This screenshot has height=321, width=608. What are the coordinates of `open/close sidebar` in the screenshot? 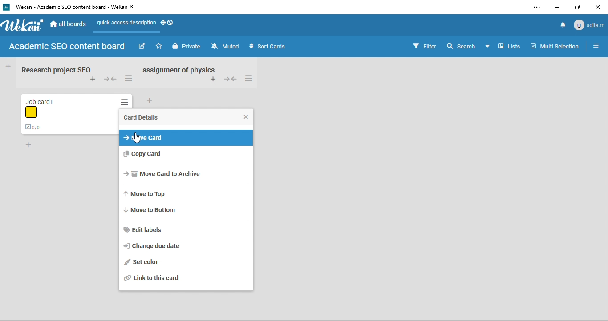 It's located at (597, 46).